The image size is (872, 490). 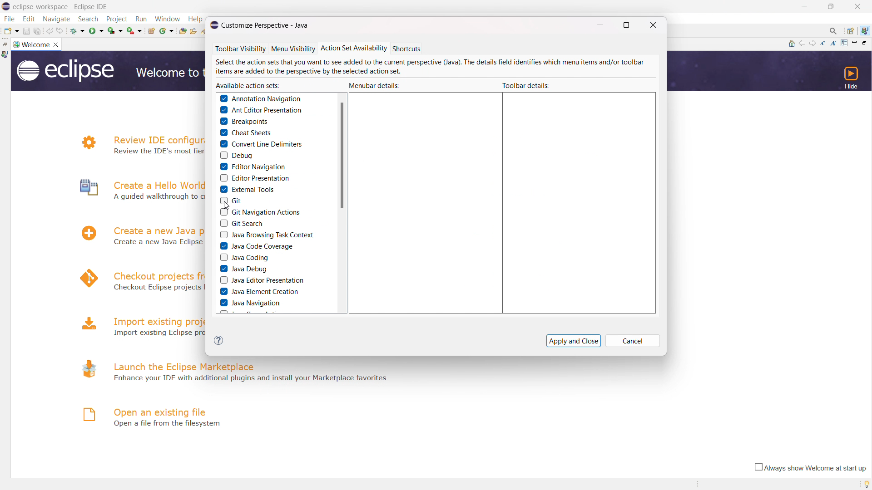 What do you see at coordinates (339, 48) in the screenshot?
I see `Toolbar Visibility Menu Visibility Action Set Availability Shortcuts` at bounding box center [339, 48].